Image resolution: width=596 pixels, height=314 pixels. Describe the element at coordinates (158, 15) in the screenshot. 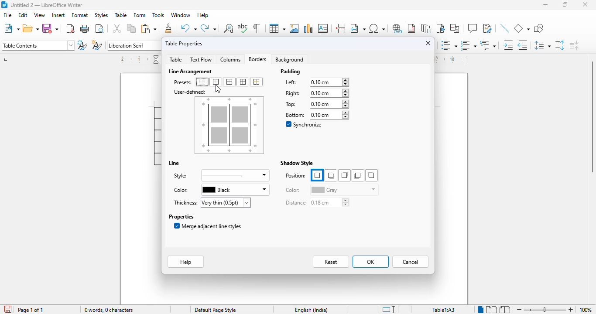

I see `tools` at that location.